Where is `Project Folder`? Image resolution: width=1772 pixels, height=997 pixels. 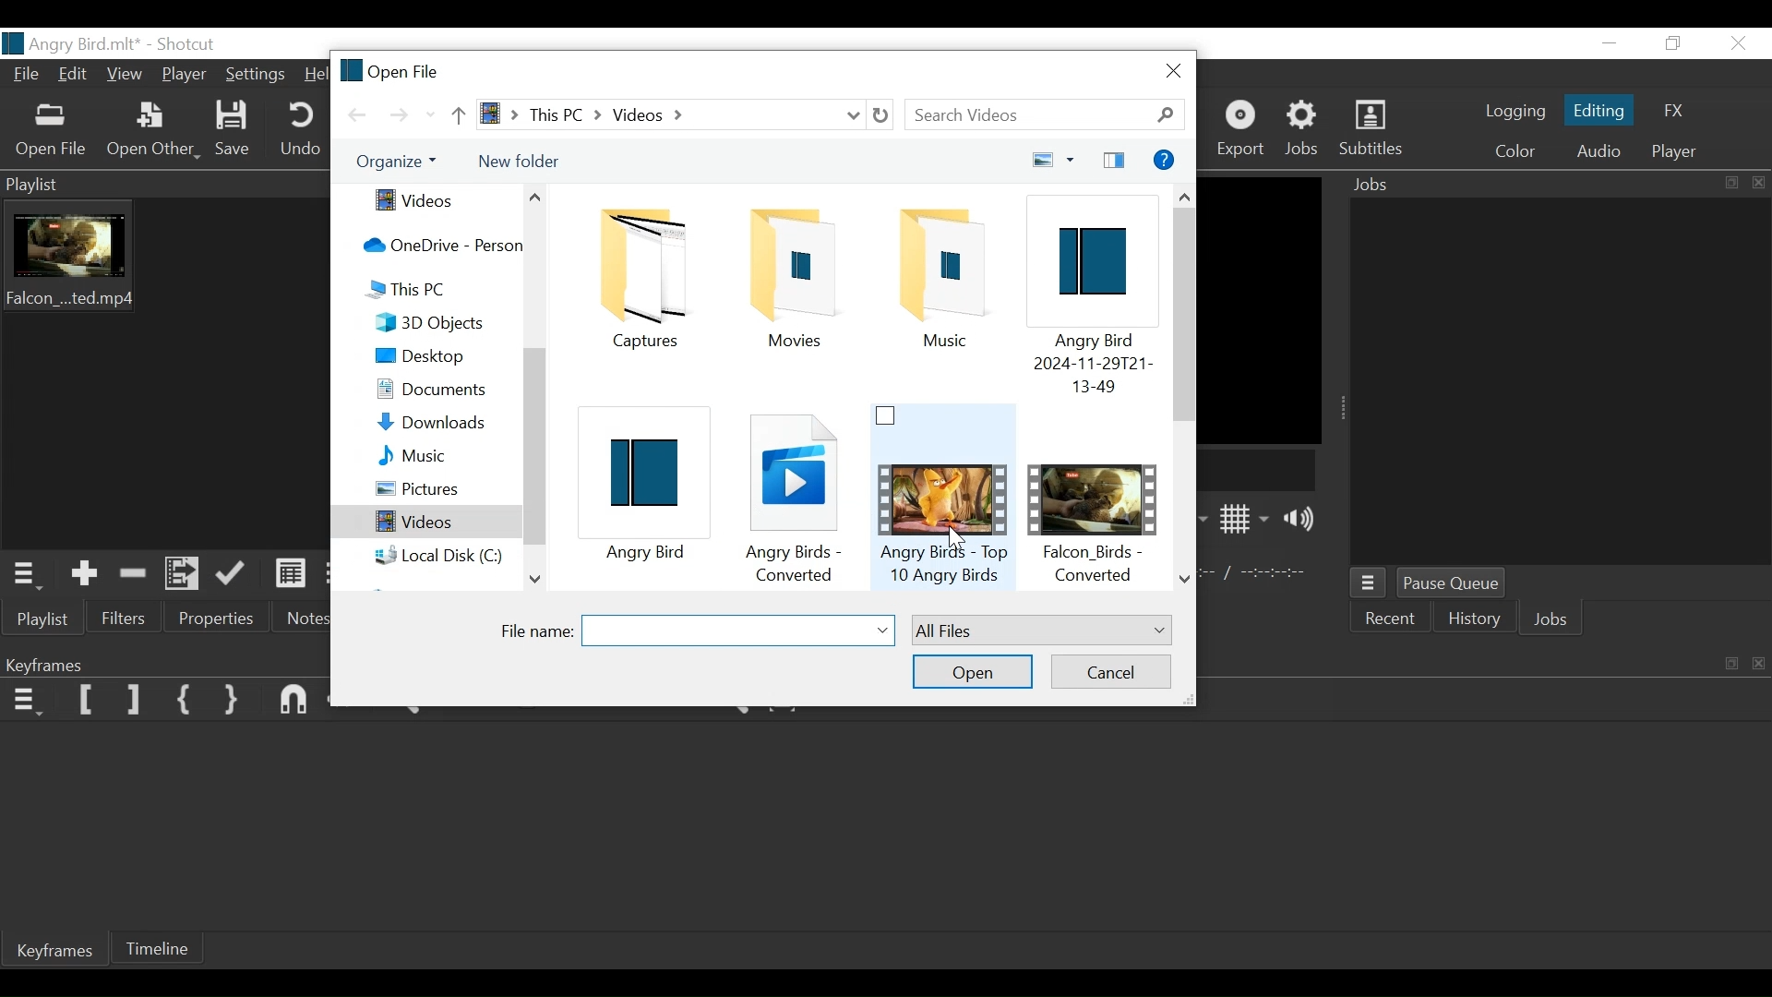 Project Folder is located at coordinates (943, 278).